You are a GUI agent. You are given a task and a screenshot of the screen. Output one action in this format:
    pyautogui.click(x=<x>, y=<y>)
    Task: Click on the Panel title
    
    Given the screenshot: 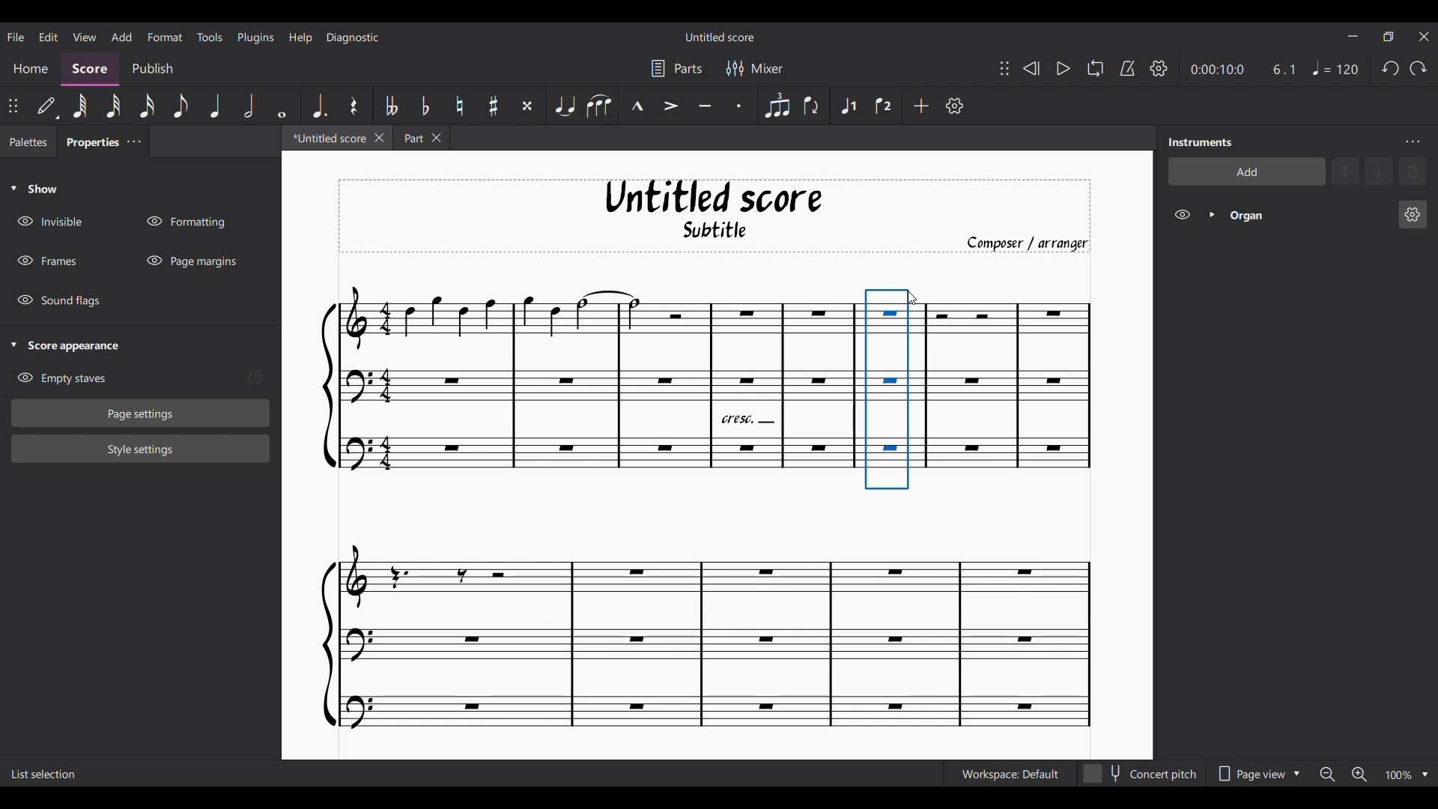 What is the action you would take?
    pyautogui.click(x=1201, y=142)
    